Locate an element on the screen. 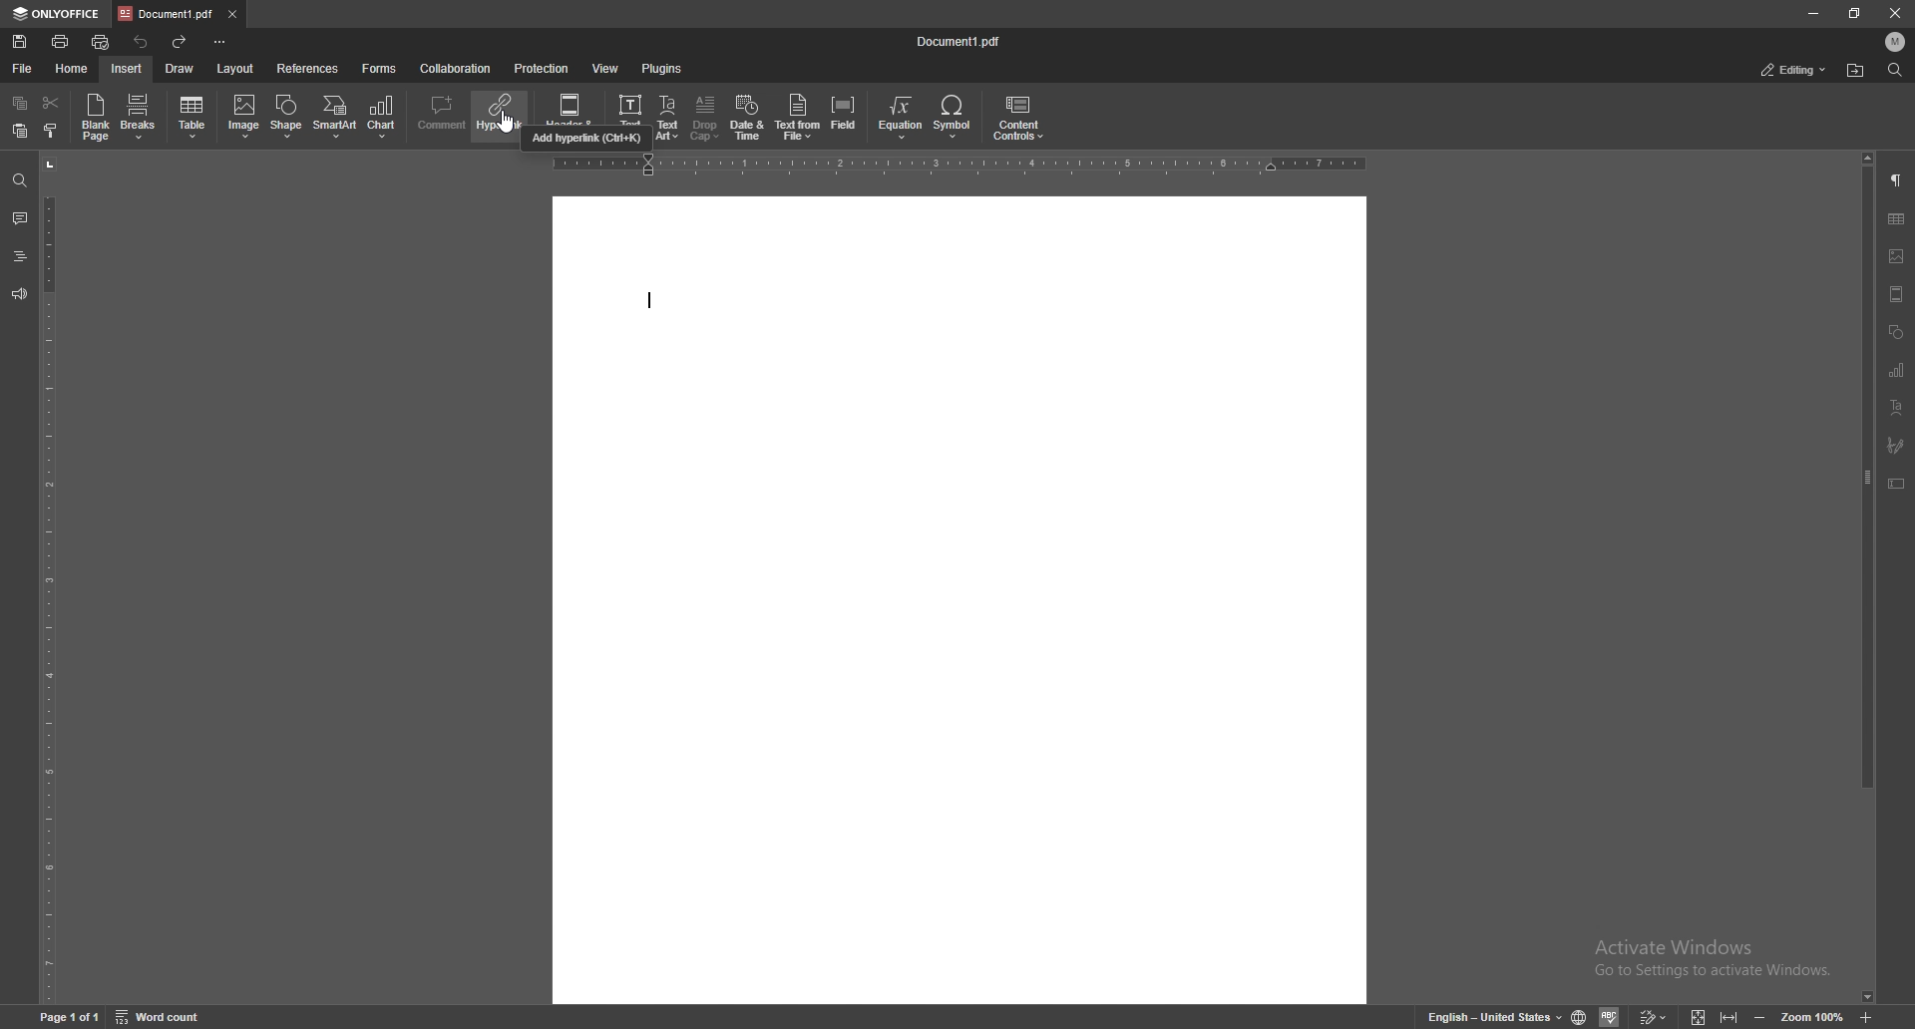 Image resolution: width=1915 pixels, height=1029 pixels. editing is located at coordinates (1791, 71).